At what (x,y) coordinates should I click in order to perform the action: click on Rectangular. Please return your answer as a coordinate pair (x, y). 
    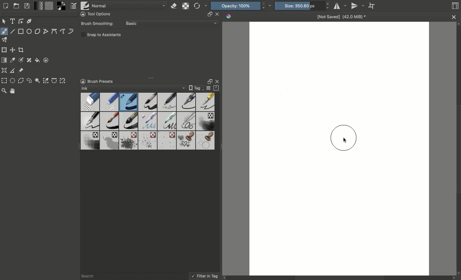
    Looking at the image, I should click on (21, 31).